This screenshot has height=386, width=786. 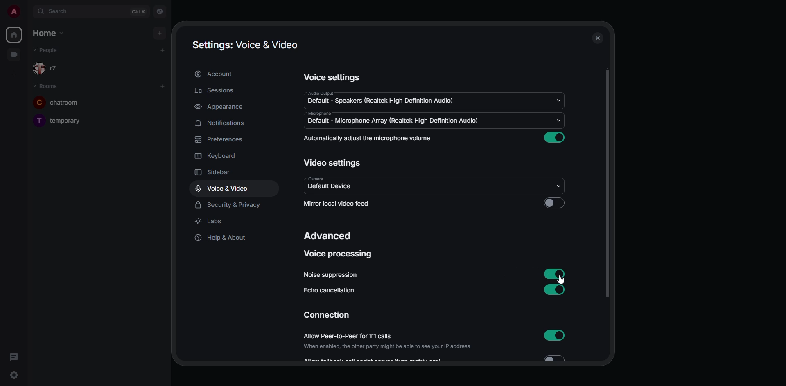 I want to click on enabled, so click(x=554, y=137).